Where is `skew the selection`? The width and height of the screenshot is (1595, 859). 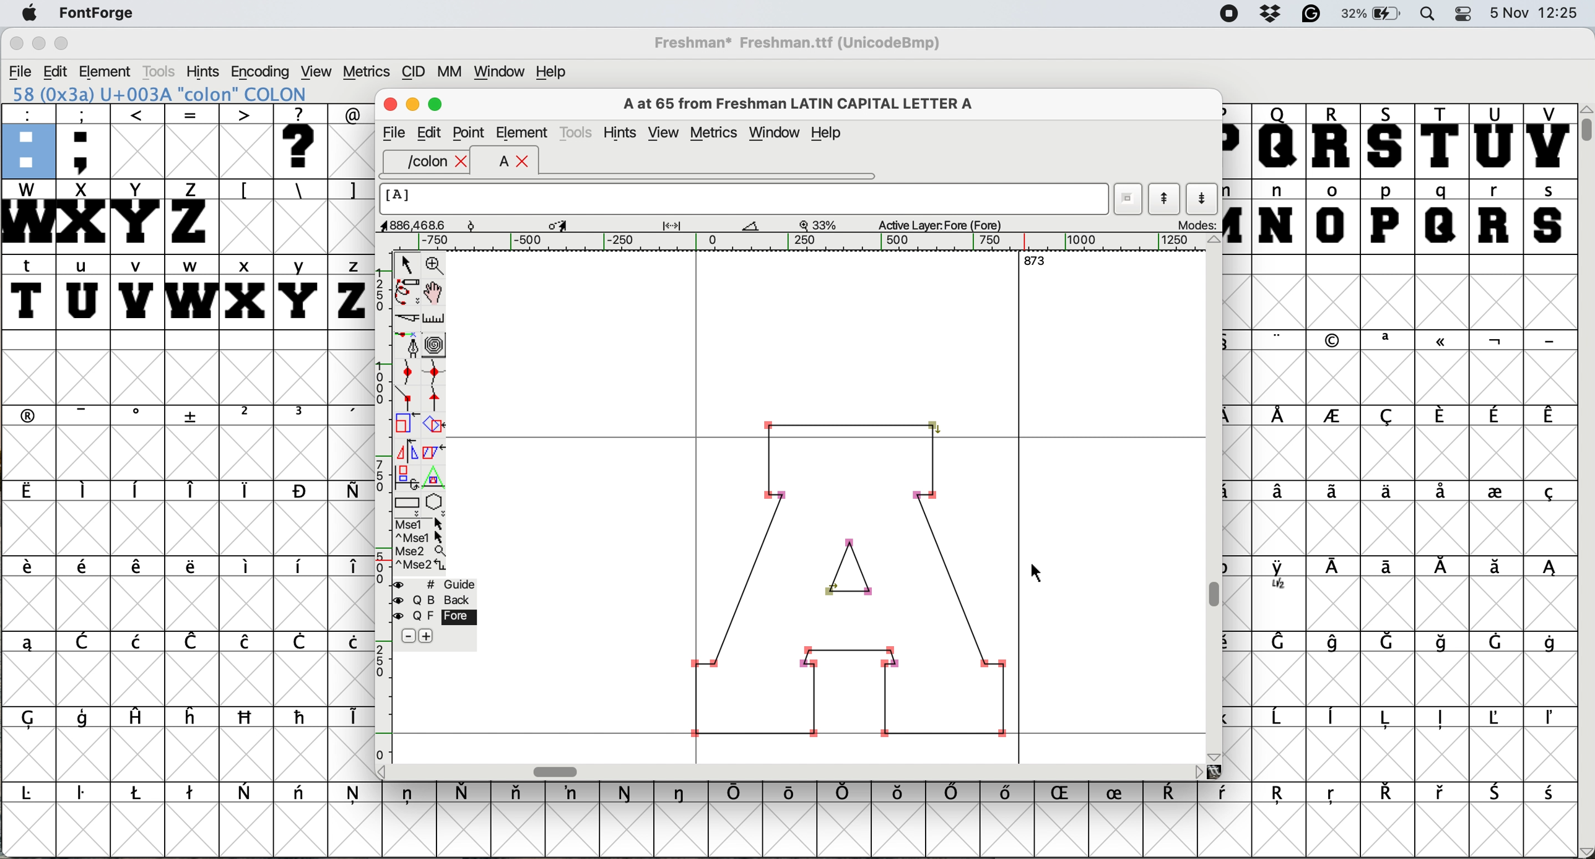
skew the selection is located at coordinates (434, 451).